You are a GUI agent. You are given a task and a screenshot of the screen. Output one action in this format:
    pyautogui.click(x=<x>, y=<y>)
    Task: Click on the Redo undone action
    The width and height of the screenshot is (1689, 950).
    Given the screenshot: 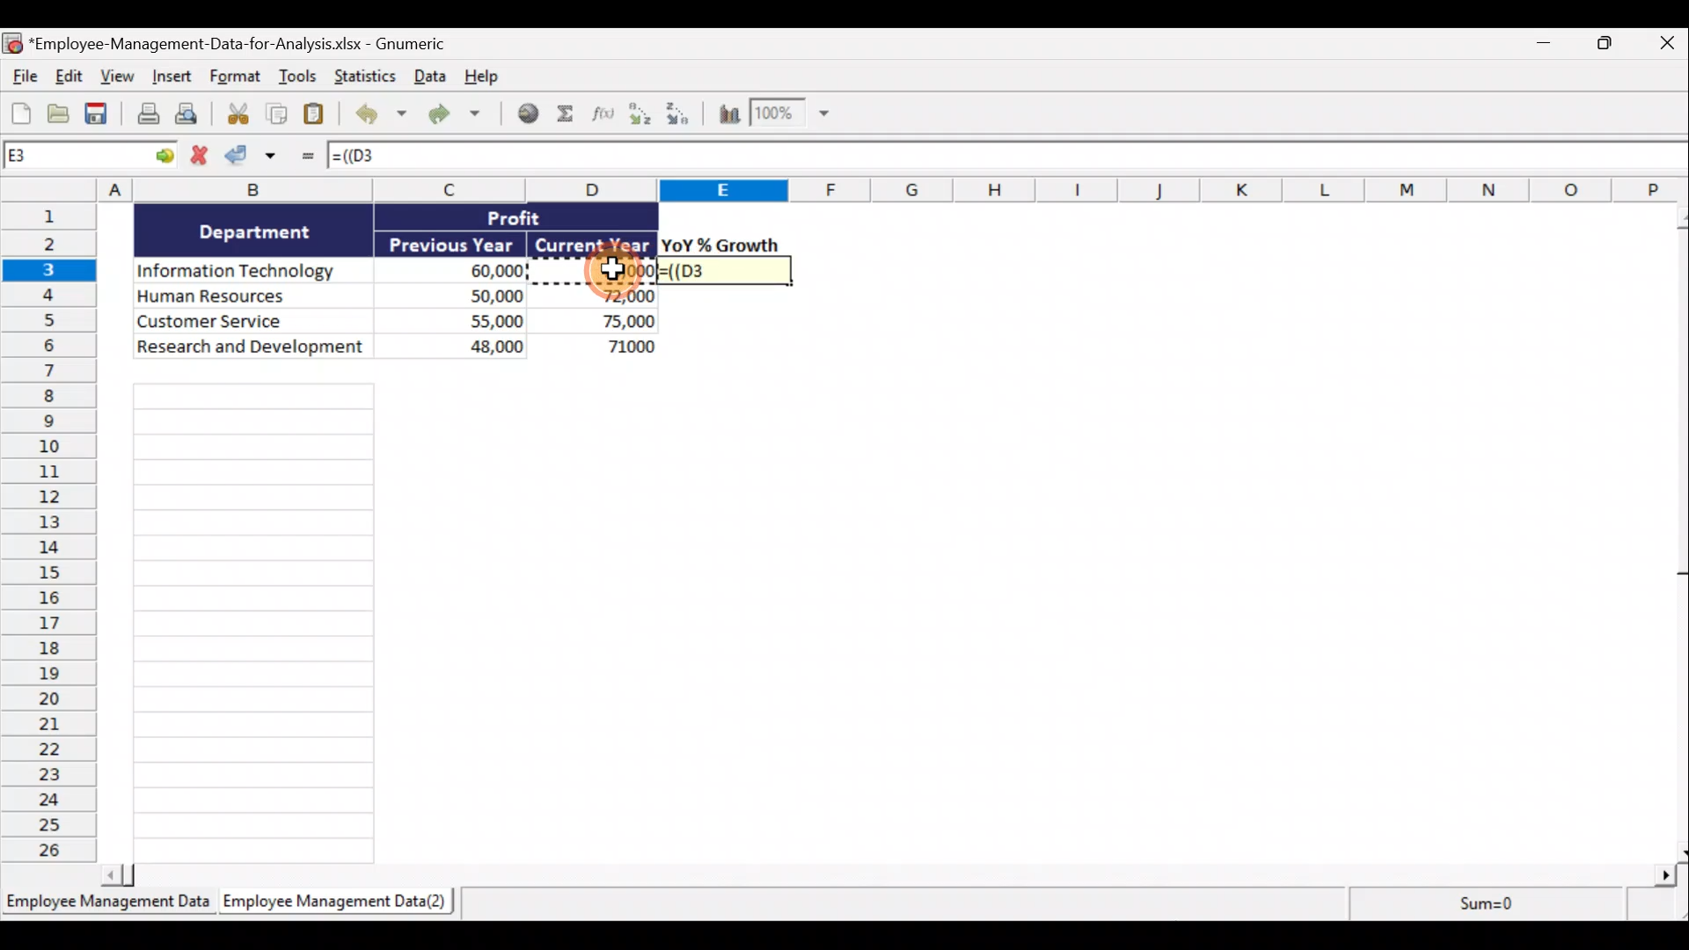 What is the action you would take?
    pyautogui.click(x=452, y=115)
    